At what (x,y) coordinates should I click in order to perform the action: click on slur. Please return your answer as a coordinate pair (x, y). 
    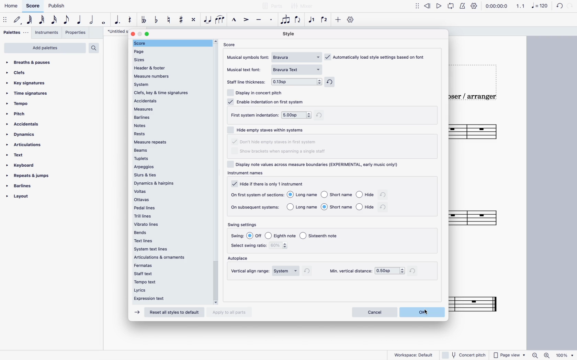
    Looking at the image, I should click on (220, 21).